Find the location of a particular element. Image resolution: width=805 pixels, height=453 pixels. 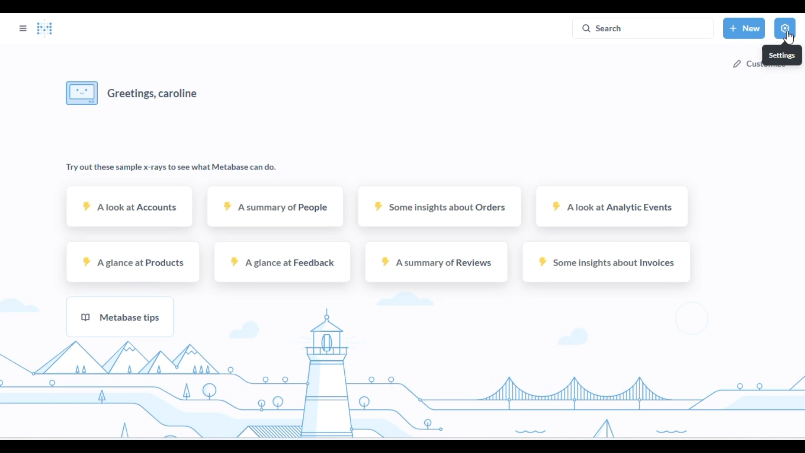

some insights about orders is located at coordinates (439, 206).